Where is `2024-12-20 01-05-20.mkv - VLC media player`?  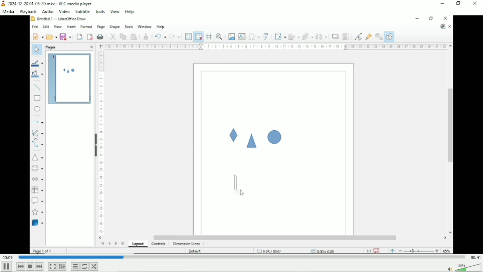
2024-12-20 01-05-20.mkv - VLC media player is located at coordinates (47, 4).